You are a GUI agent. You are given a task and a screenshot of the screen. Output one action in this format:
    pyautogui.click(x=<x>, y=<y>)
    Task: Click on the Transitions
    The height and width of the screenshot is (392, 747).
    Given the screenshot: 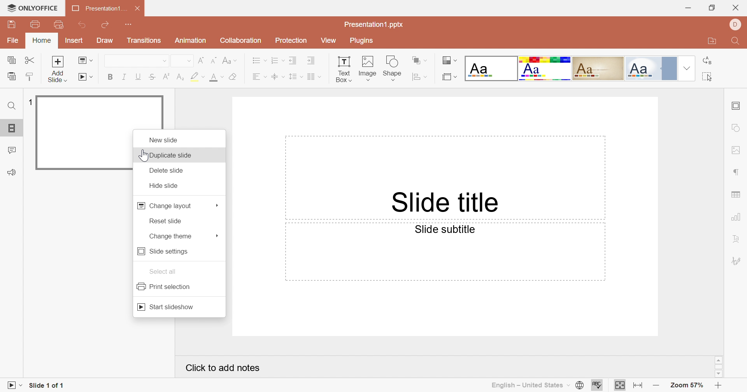 What is the action you would take?
    pyautogui.click(x=145, y=41)
    